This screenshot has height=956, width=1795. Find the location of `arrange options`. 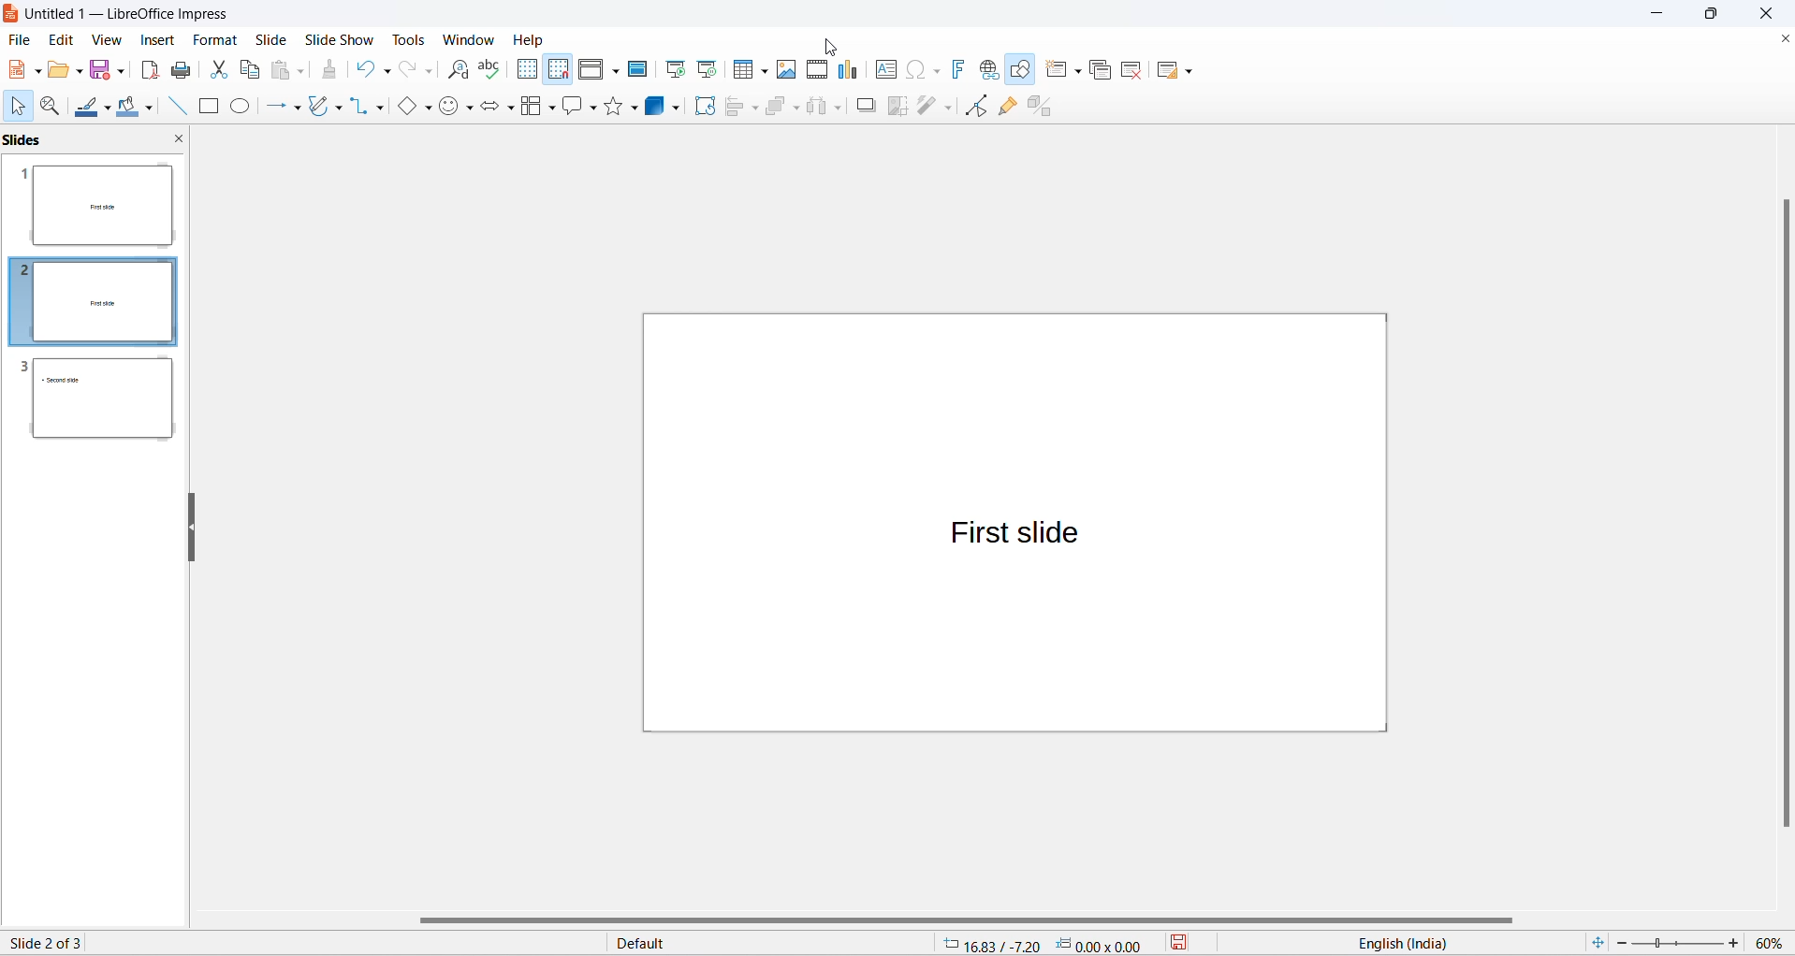

arrange options is located at coordinates (797, 107).